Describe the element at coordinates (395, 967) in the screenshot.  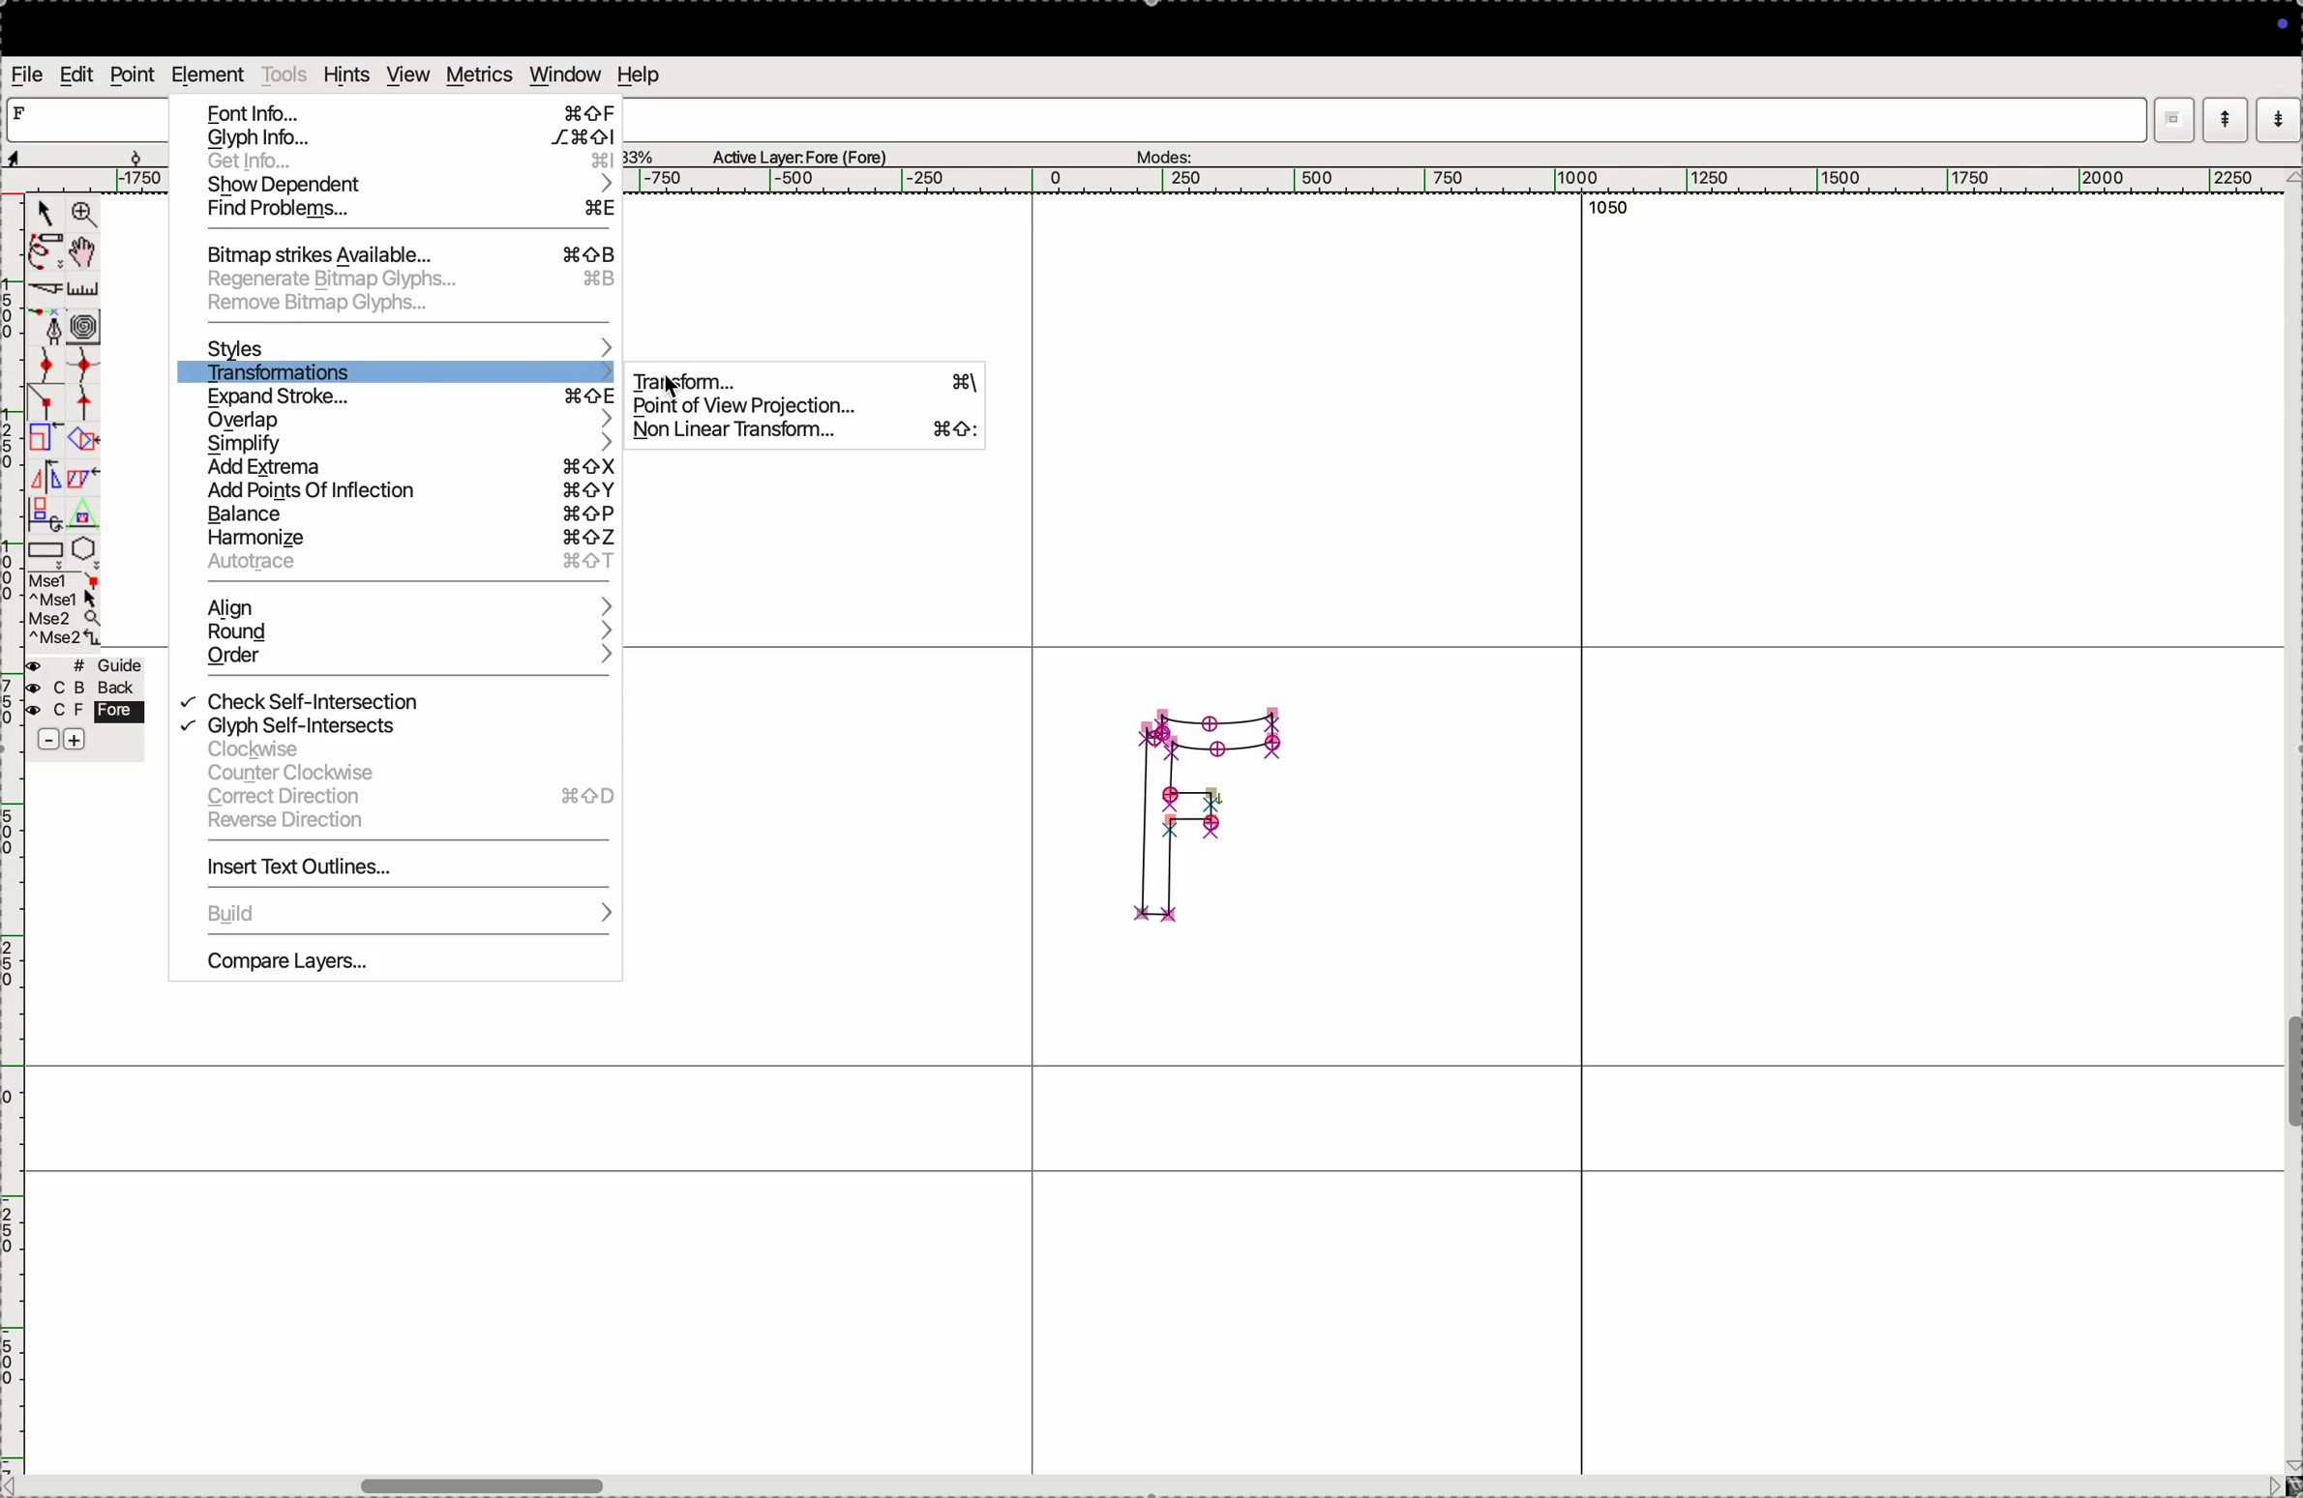
I see `compare layers` at that location.